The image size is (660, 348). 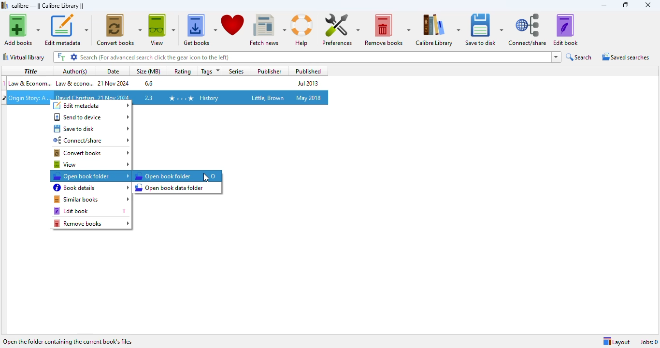 I want to click on connect/share, so click(x=92, y=141).